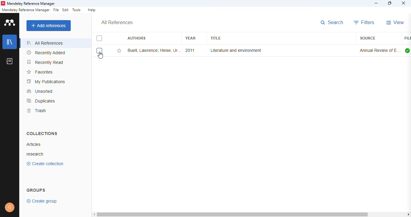 The width and height of the screenshot is (411, 217). What do you see at coordinates (33, 144) in the screenshot?
I see `articles collection created` at bounding box center [33, 144].